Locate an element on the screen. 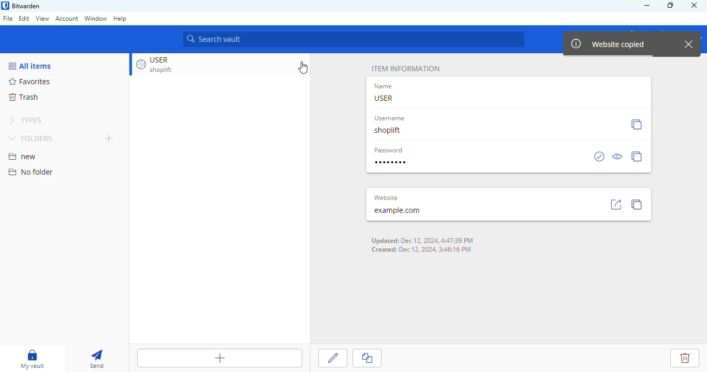 The image size is (707, 372). clone is located at coordinates (369, 359).